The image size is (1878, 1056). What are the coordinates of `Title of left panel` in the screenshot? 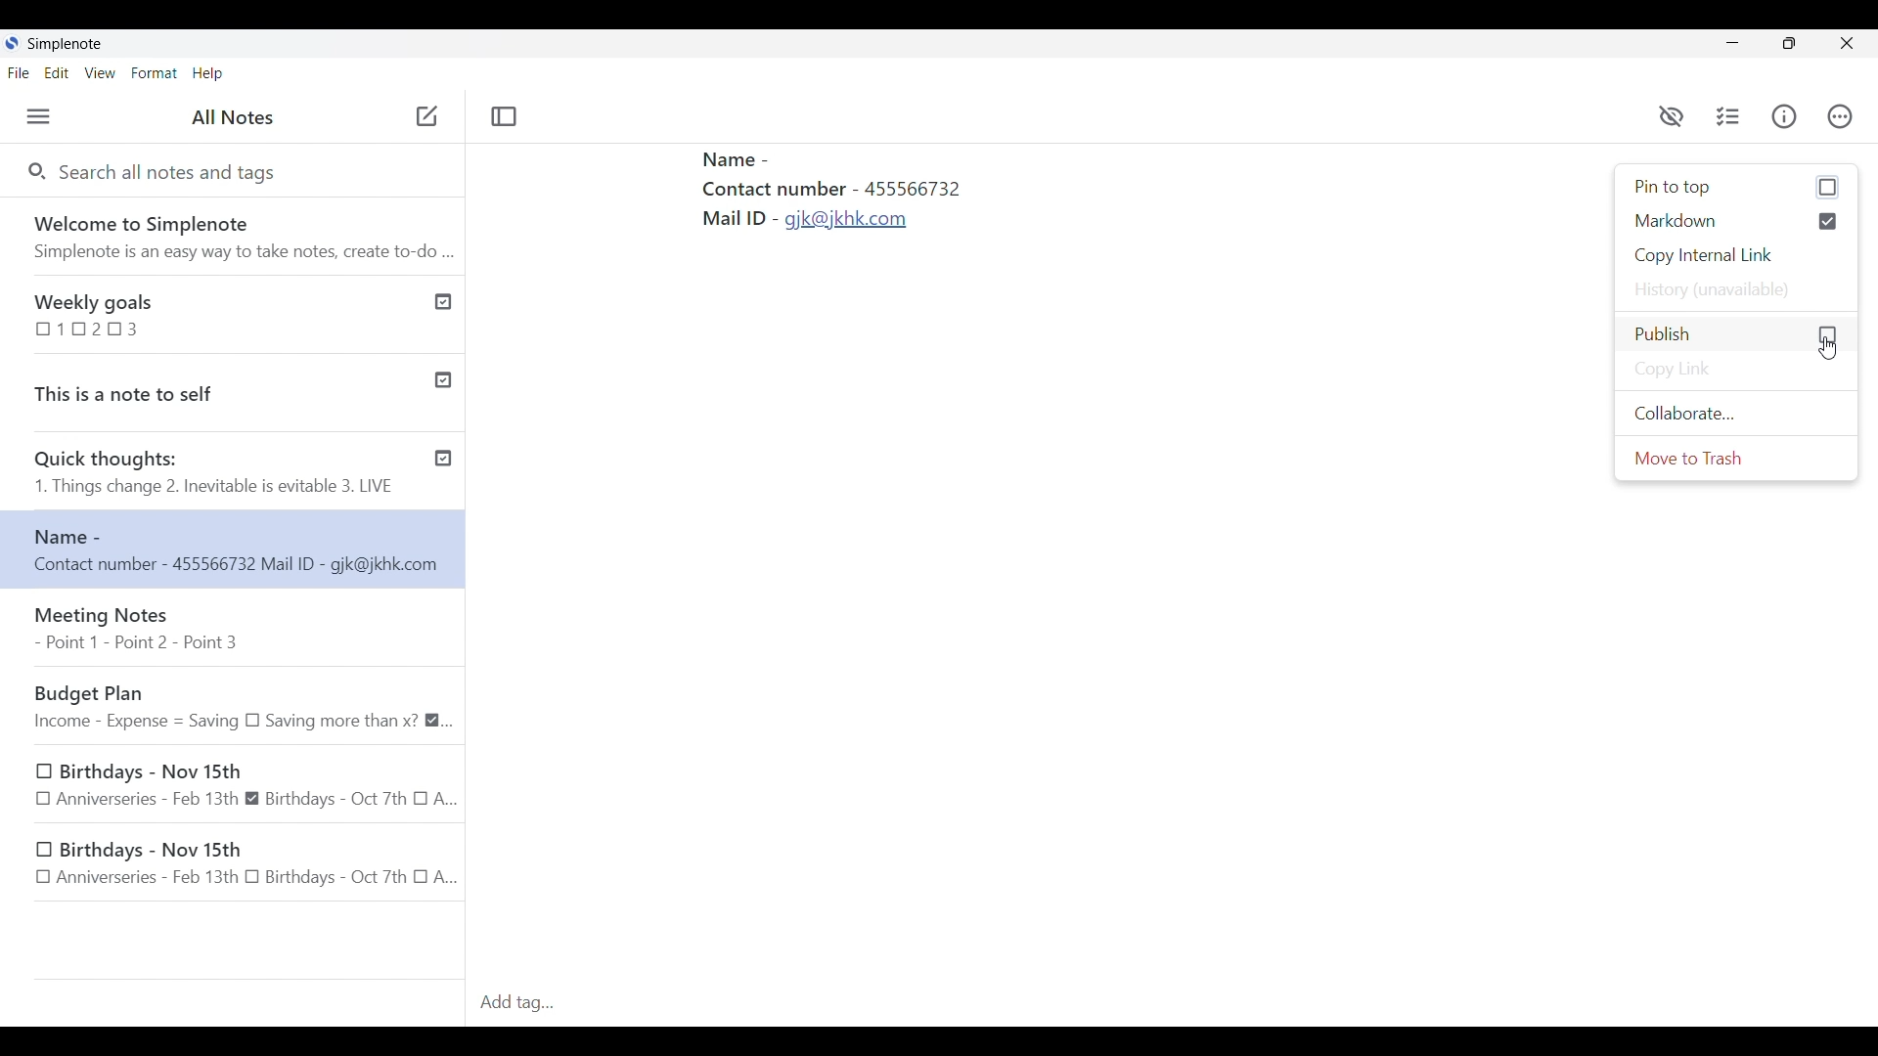 It's located at (233, 116).